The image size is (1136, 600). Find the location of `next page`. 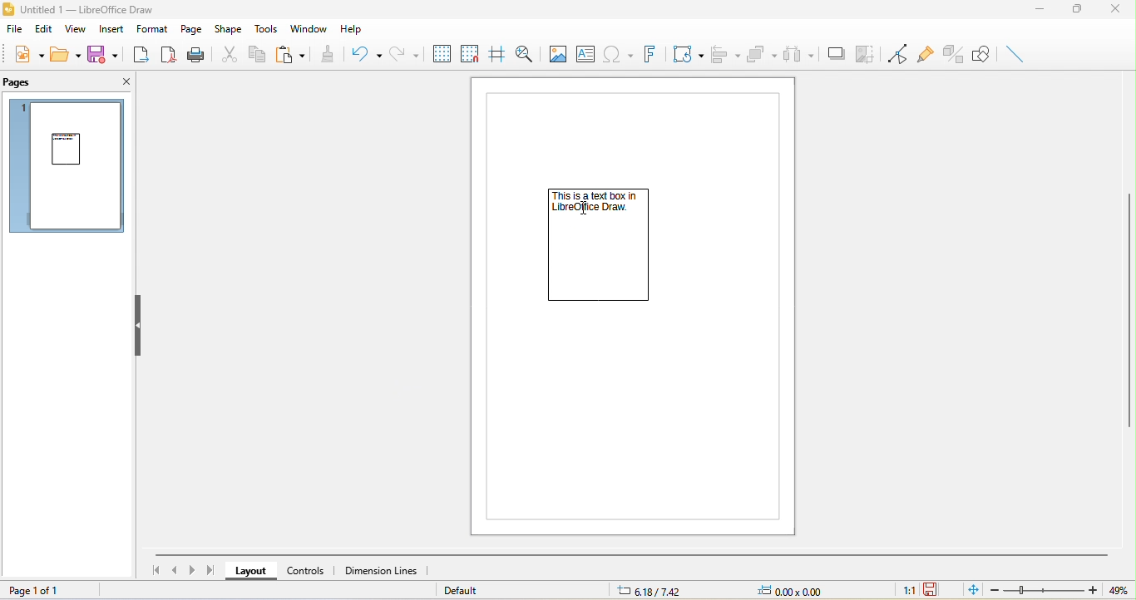

next page is located at coordinates (192, 570).